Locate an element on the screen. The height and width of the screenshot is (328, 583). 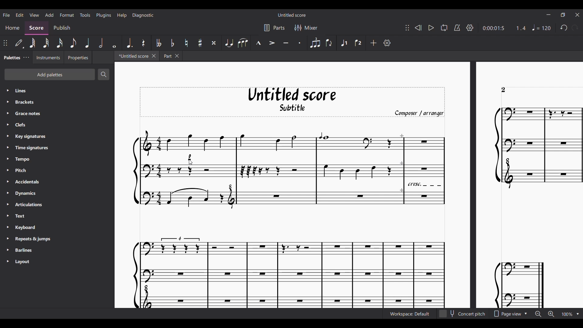
Half note is located at coordinates (101, 43).